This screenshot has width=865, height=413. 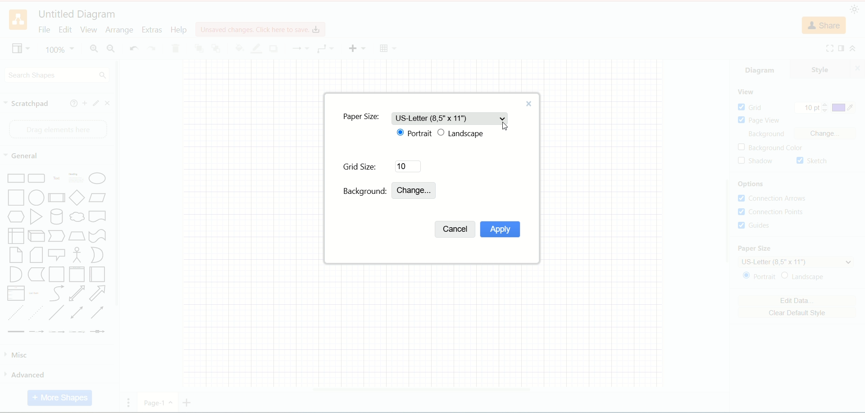 I want to click on grid size, so click(x=360, y=167).